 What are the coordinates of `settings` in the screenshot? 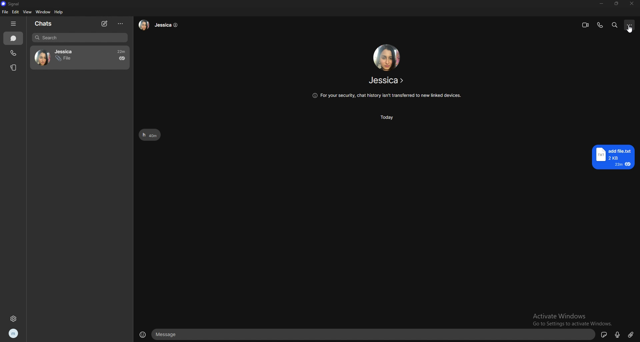 It's located at (13, 319).